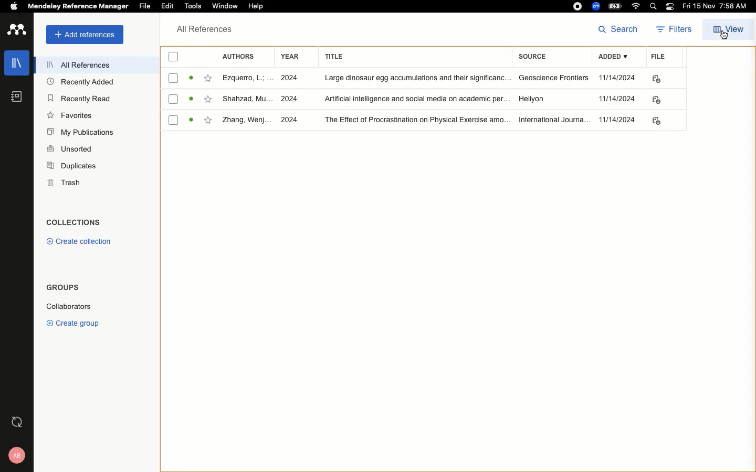 The height and width of the screenshot is (472, 756). What do you see at coordinates (290, 121) in the screenshot?
I see `2024` at bounding box center [290, 121].